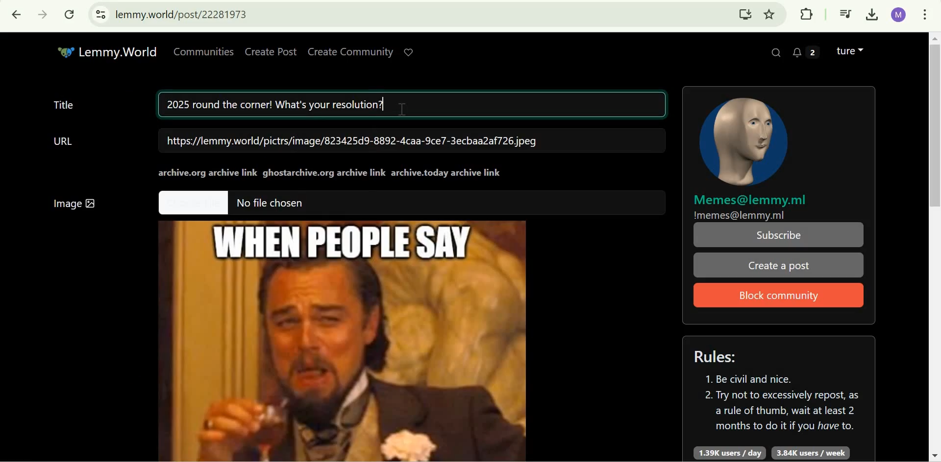  What do you see at coordinates (100, 15) in the screenshot?
I see `View site information` at bounding box center [100, 15].